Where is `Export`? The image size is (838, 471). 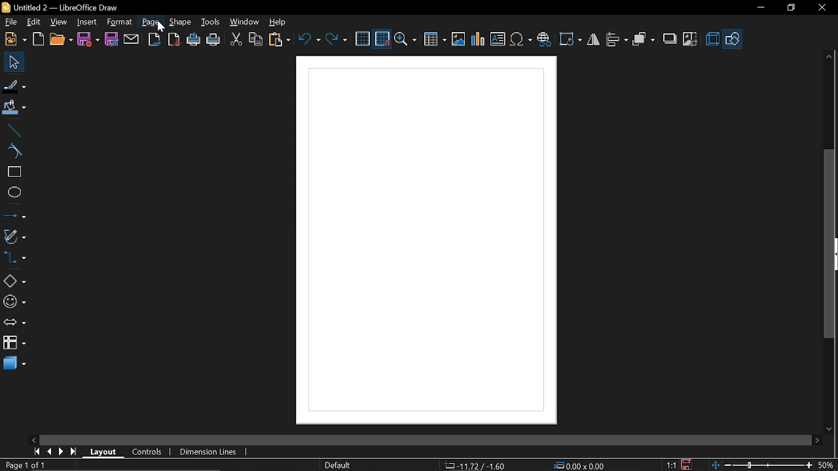
Export is located at coordinates (156, 39).